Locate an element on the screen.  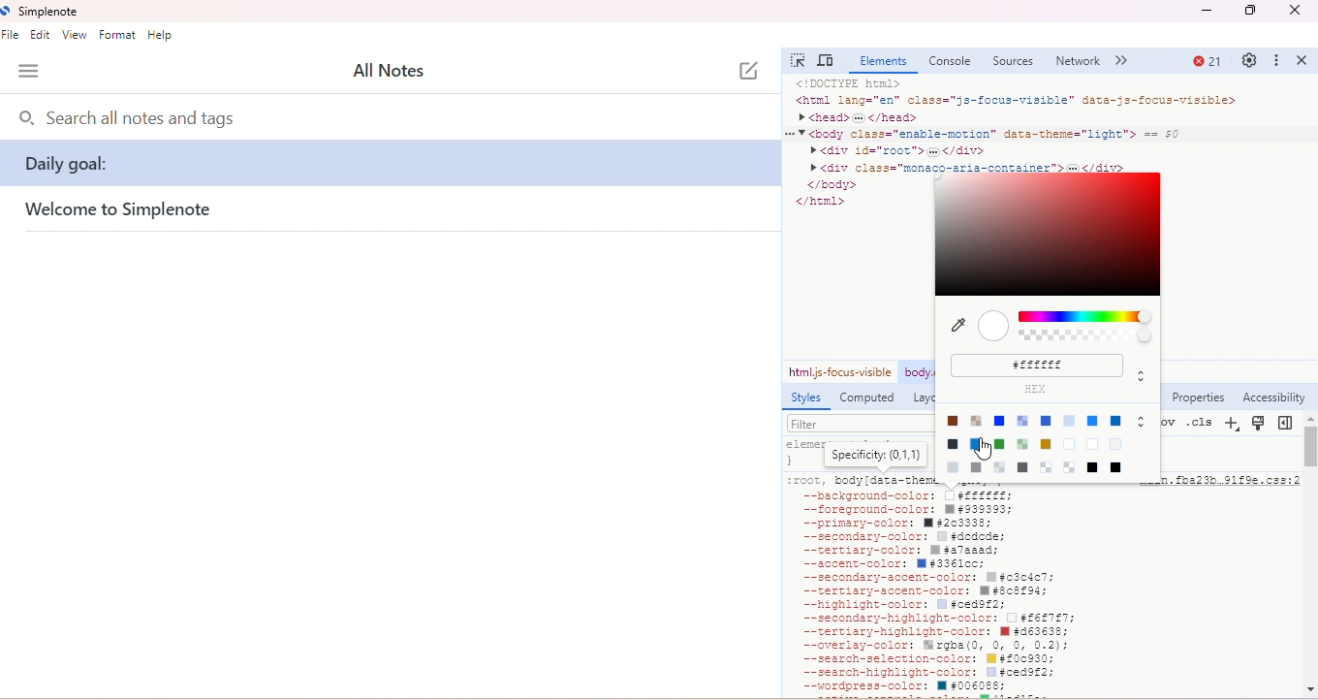
customize and control dev tools is located at coordinates (1277, 61).